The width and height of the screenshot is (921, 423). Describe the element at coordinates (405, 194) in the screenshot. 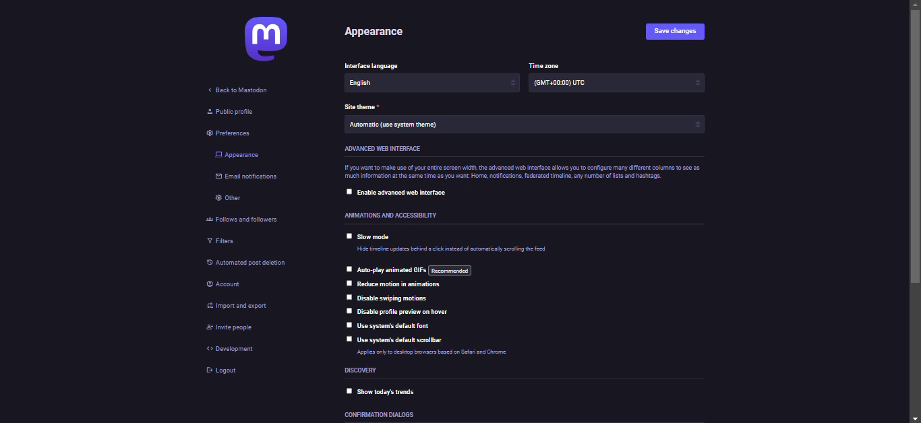

I see `enable advanced web interface` at that location.